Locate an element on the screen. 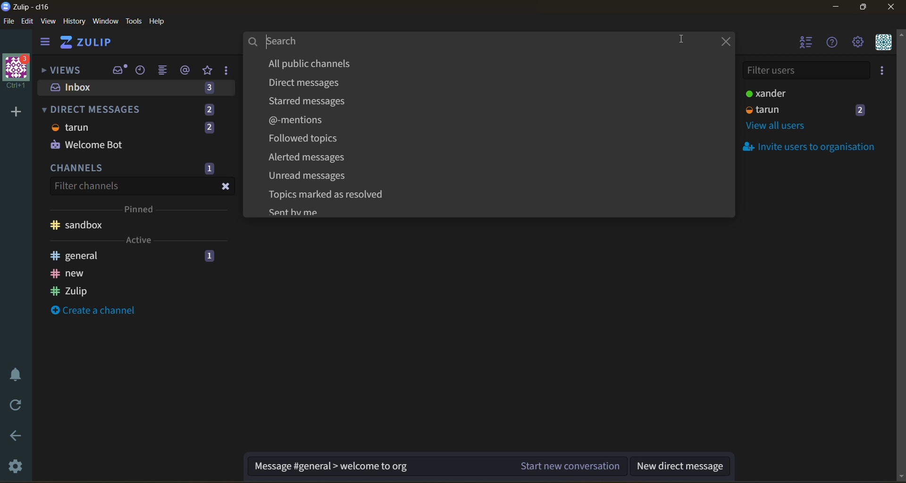  # sandbox is located at coordinates (78, 225).